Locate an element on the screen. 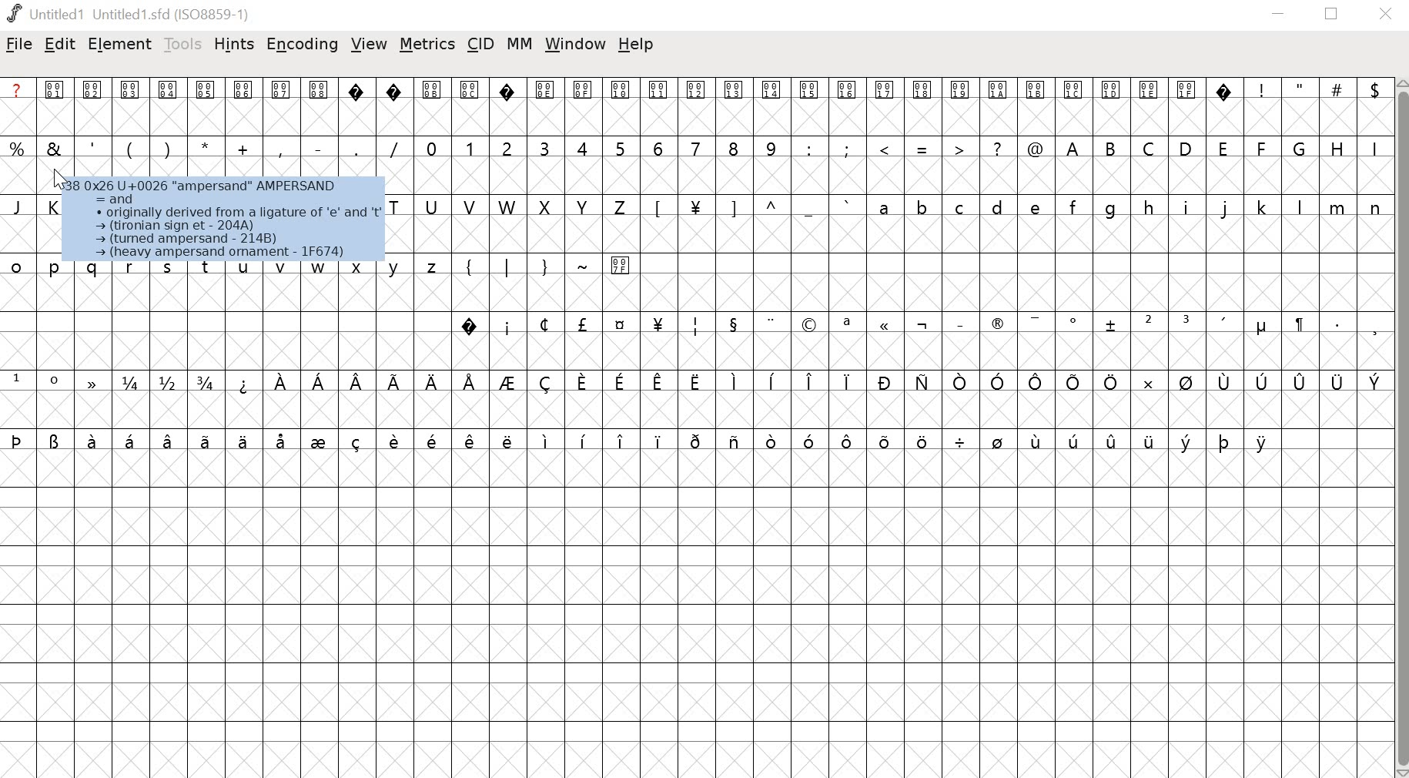 The width and height of the screenshot is (1409, 778). 9 is located at coordinates (771, 147).